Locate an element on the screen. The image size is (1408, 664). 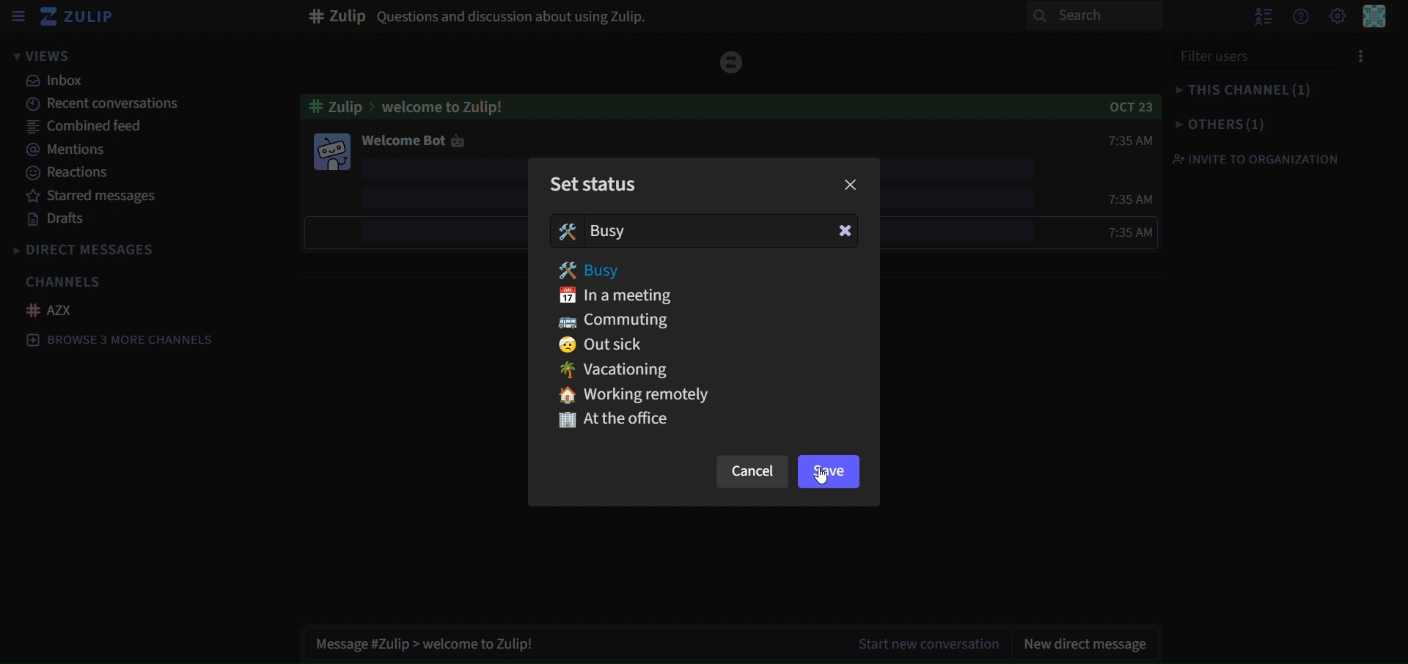
new direct message is located at coordinates (1090, 635).